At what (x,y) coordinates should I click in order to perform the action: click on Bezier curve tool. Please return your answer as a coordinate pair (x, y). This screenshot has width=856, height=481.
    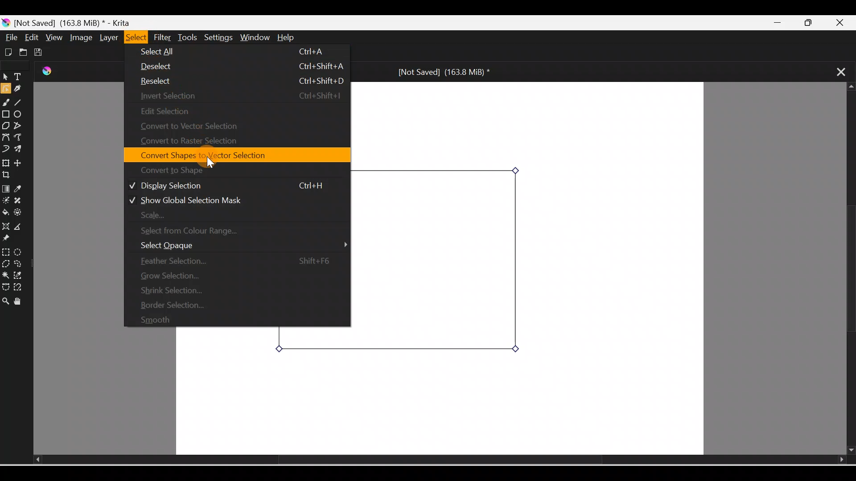
    Looking at the image, I should click on (6, 137).